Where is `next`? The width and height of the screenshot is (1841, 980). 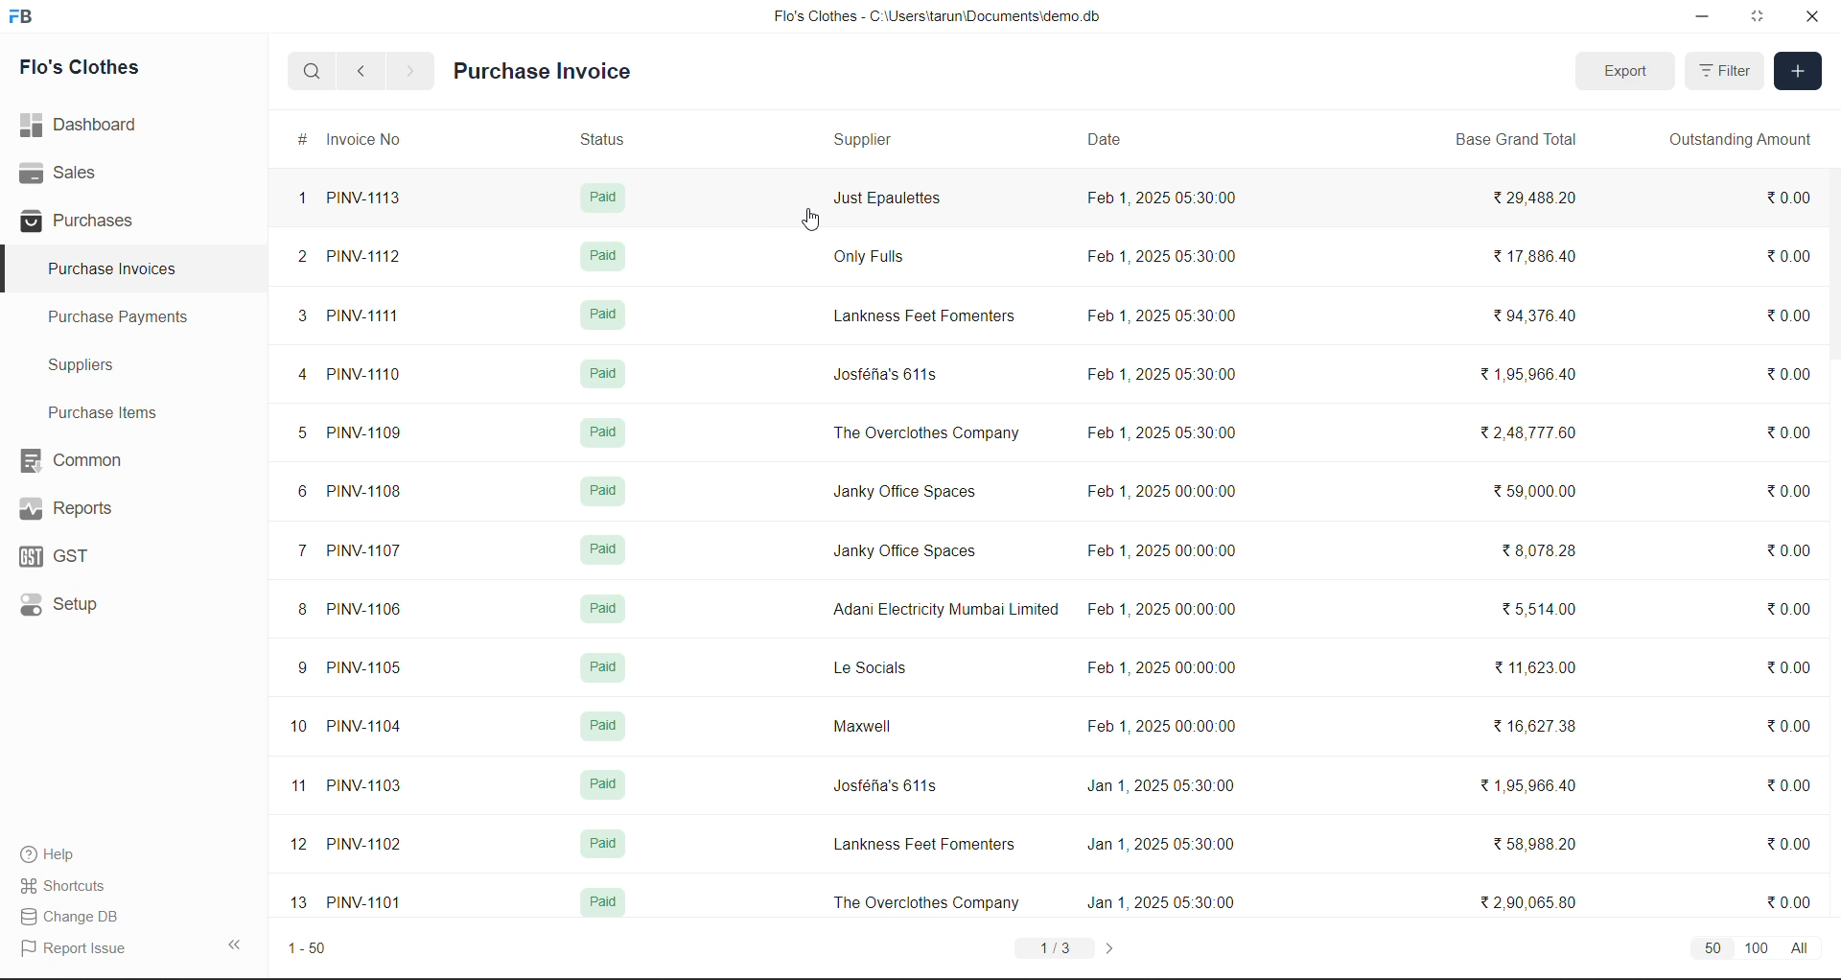 next is located at coordinates (1119, 946).